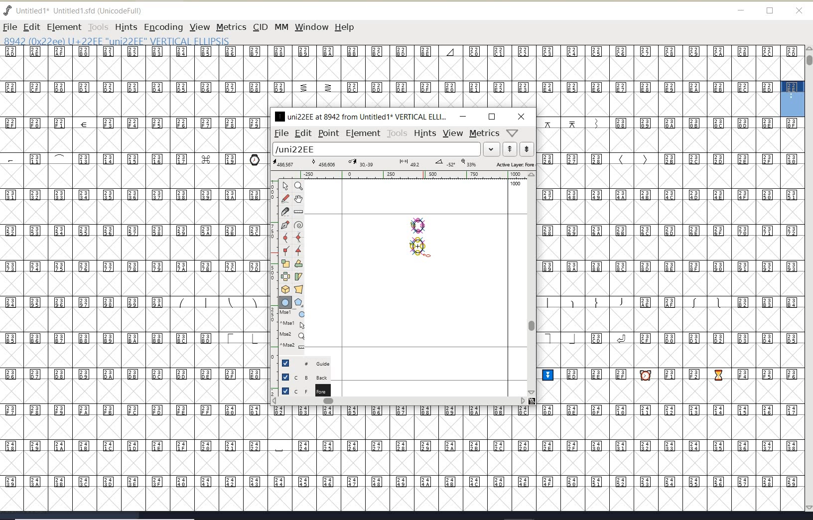  I want to click on scale the selection, so click(285, 263).